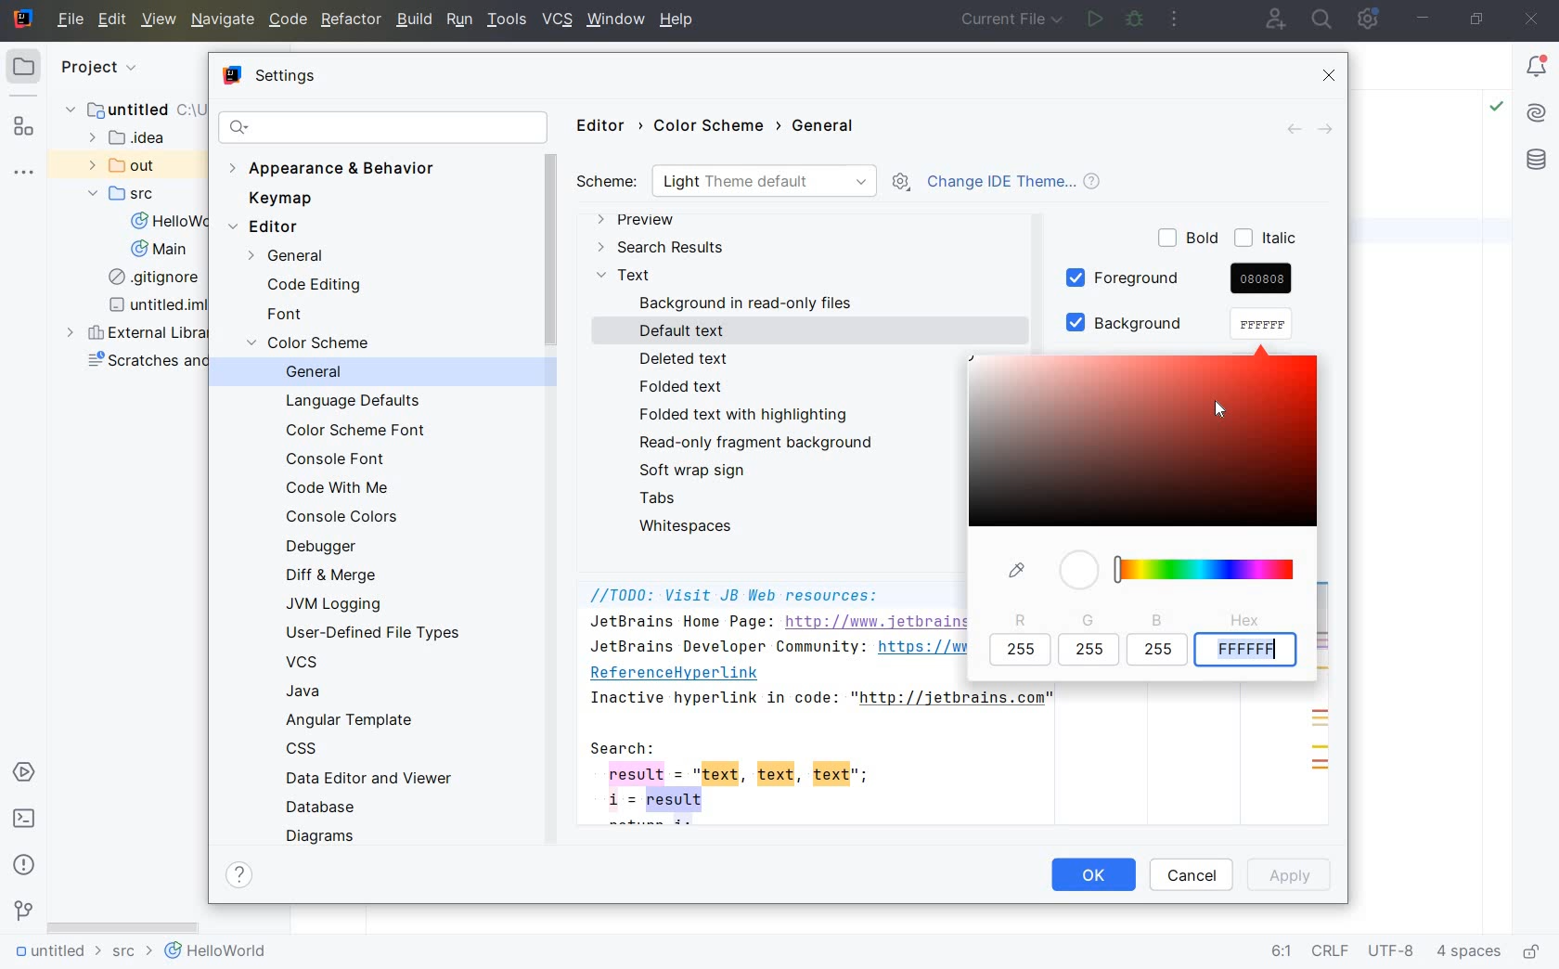  What do you see at coordinates (661, 497) in the screenshot?
I see `TABS` at bounding box center [661, 497].